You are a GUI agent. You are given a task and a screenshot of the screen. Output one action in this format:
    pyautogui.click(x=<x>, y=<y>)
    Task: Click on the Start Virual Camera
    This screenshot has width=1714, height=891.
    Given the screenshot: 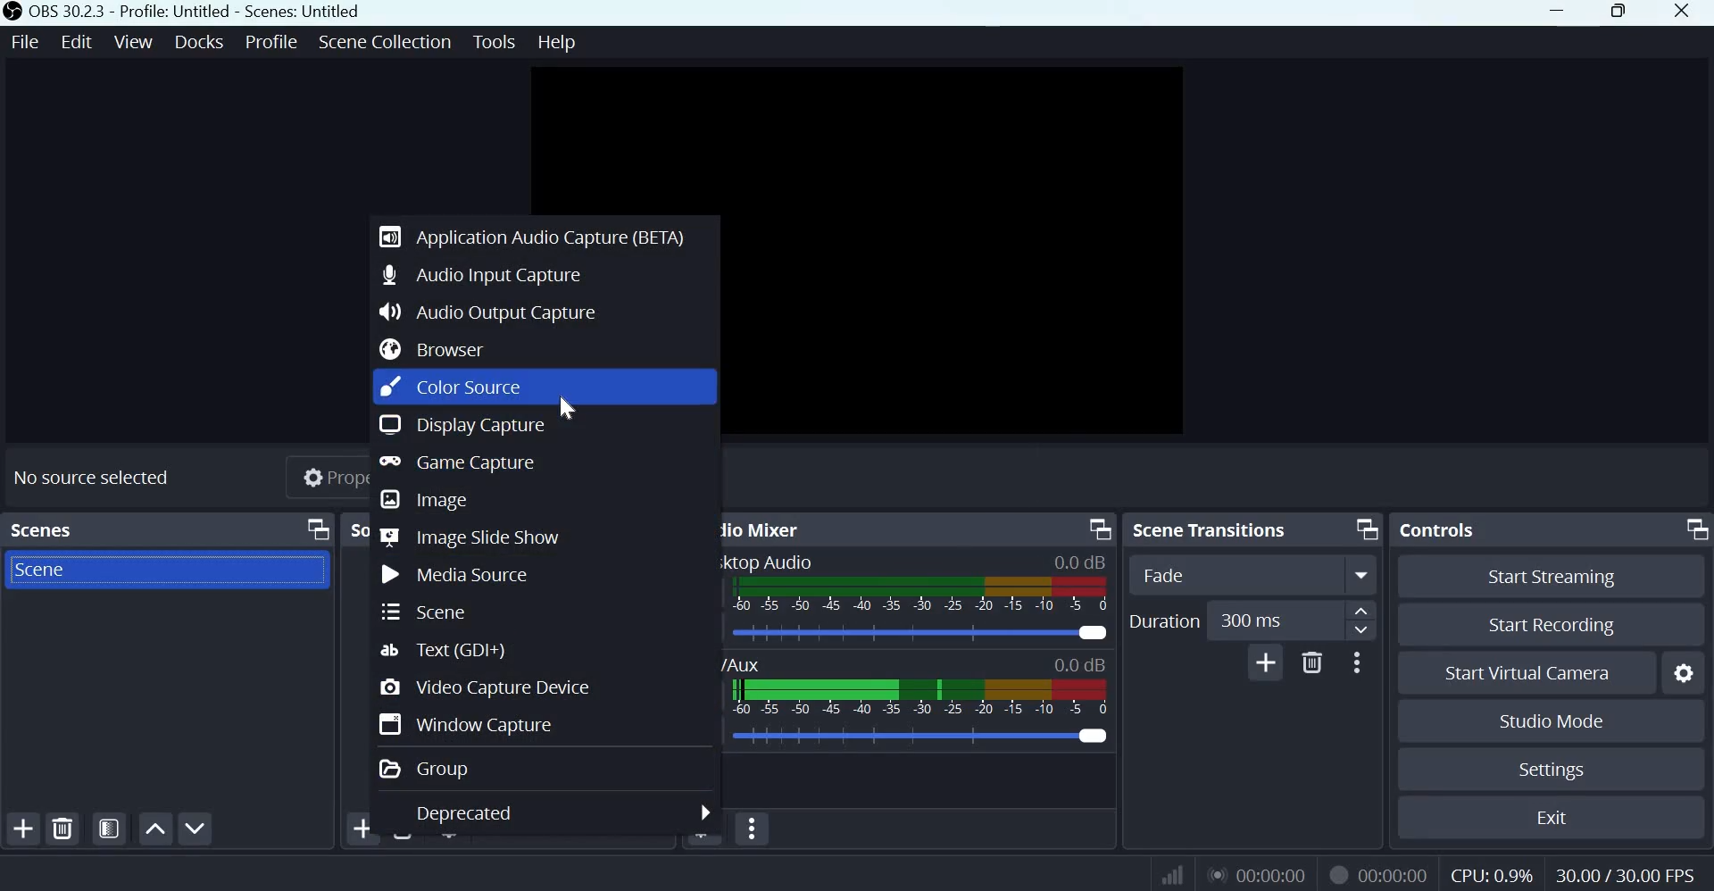 What is the action you would take?
    pyautogui.click(x=1527, y=674)
    